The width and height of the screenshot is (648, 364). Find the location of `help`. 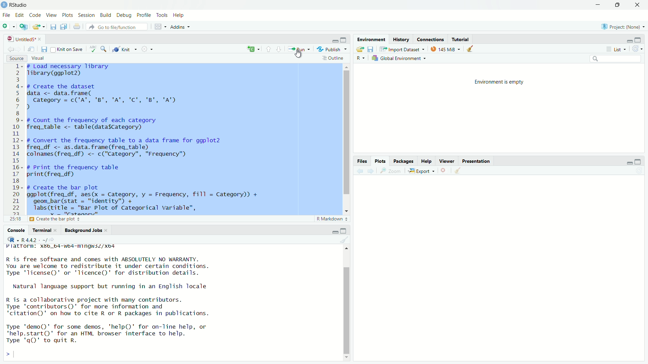

help is located at coordinates (426, 161).